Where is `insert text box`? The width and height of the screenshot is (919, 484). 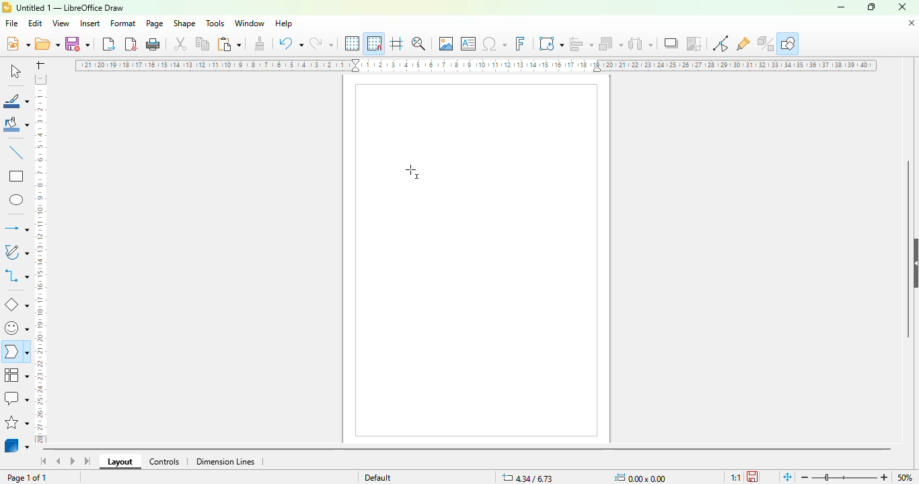
insert text box is located at coordinates (469, 44).